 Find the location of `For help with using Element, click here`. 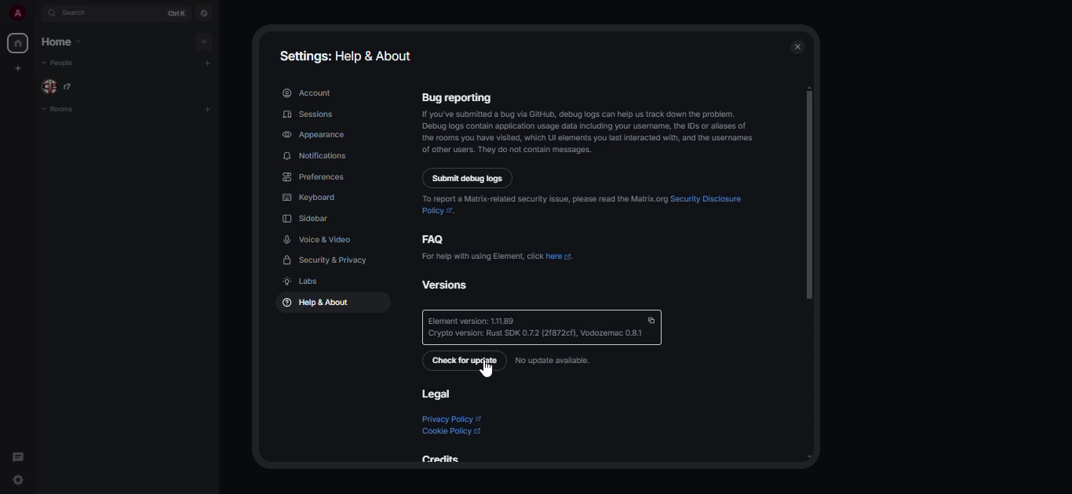

For help with using Element, click here is located at coordinates (520, 256).